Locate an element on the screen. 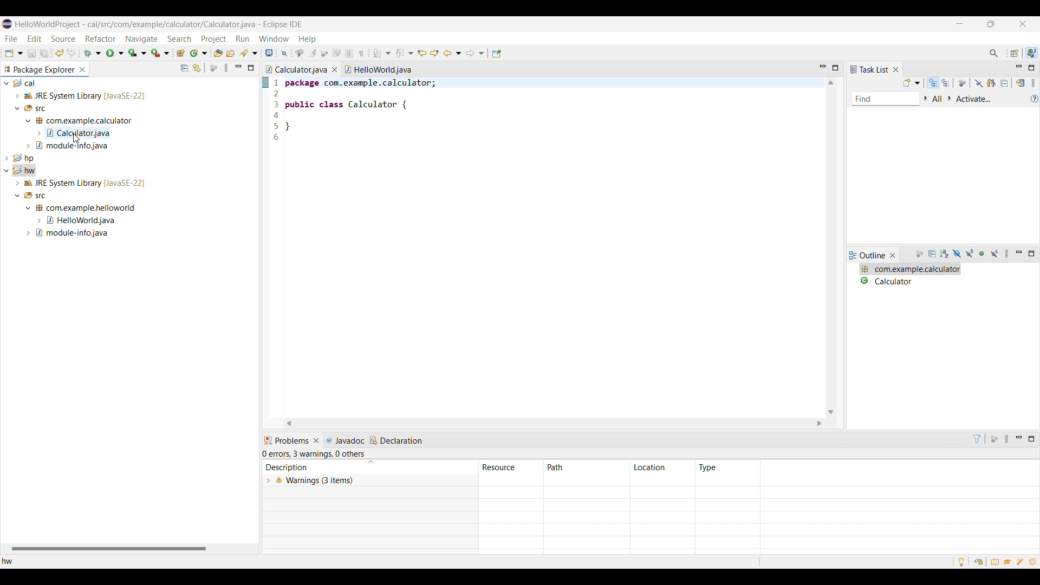 This screenshot has height=585, width=1040. Open a terminal is located at coordinates (269, 53).